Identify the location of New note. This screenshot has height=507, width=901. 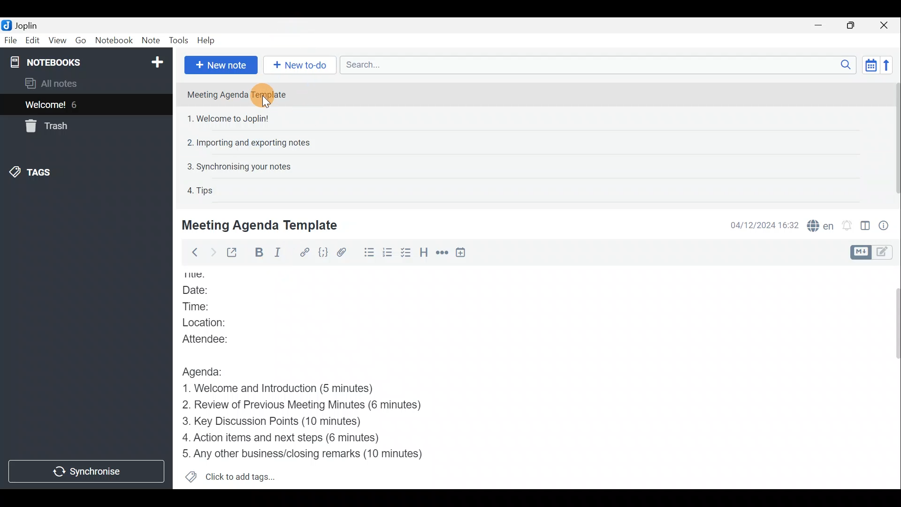
(221, 65).